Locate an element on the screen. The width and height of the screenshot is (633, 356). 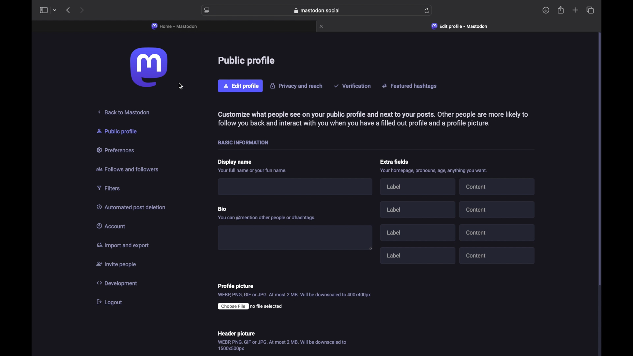
show tab overview is located at coordinates (590, 10).